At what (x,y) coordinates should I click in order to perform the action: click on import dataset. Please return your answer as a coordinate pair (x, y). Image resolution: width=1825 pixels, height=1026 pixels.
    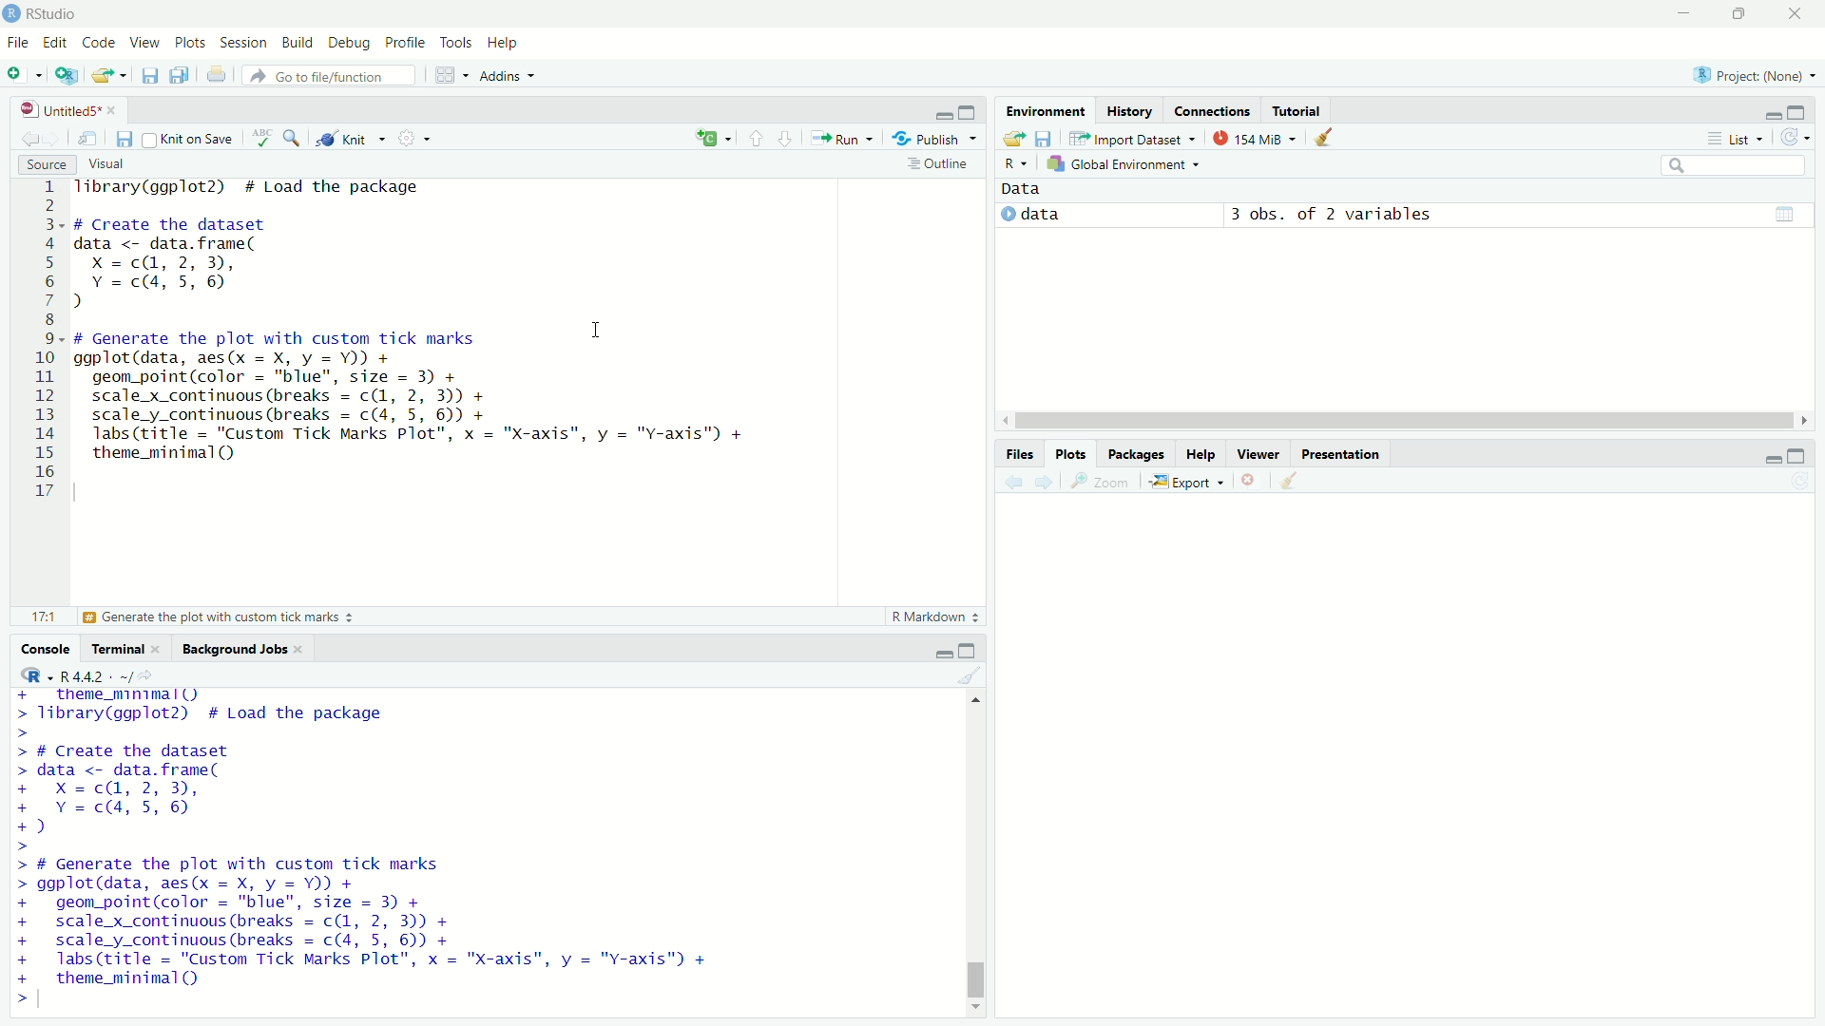
    Looking at the image, I should click on (1135, 137).